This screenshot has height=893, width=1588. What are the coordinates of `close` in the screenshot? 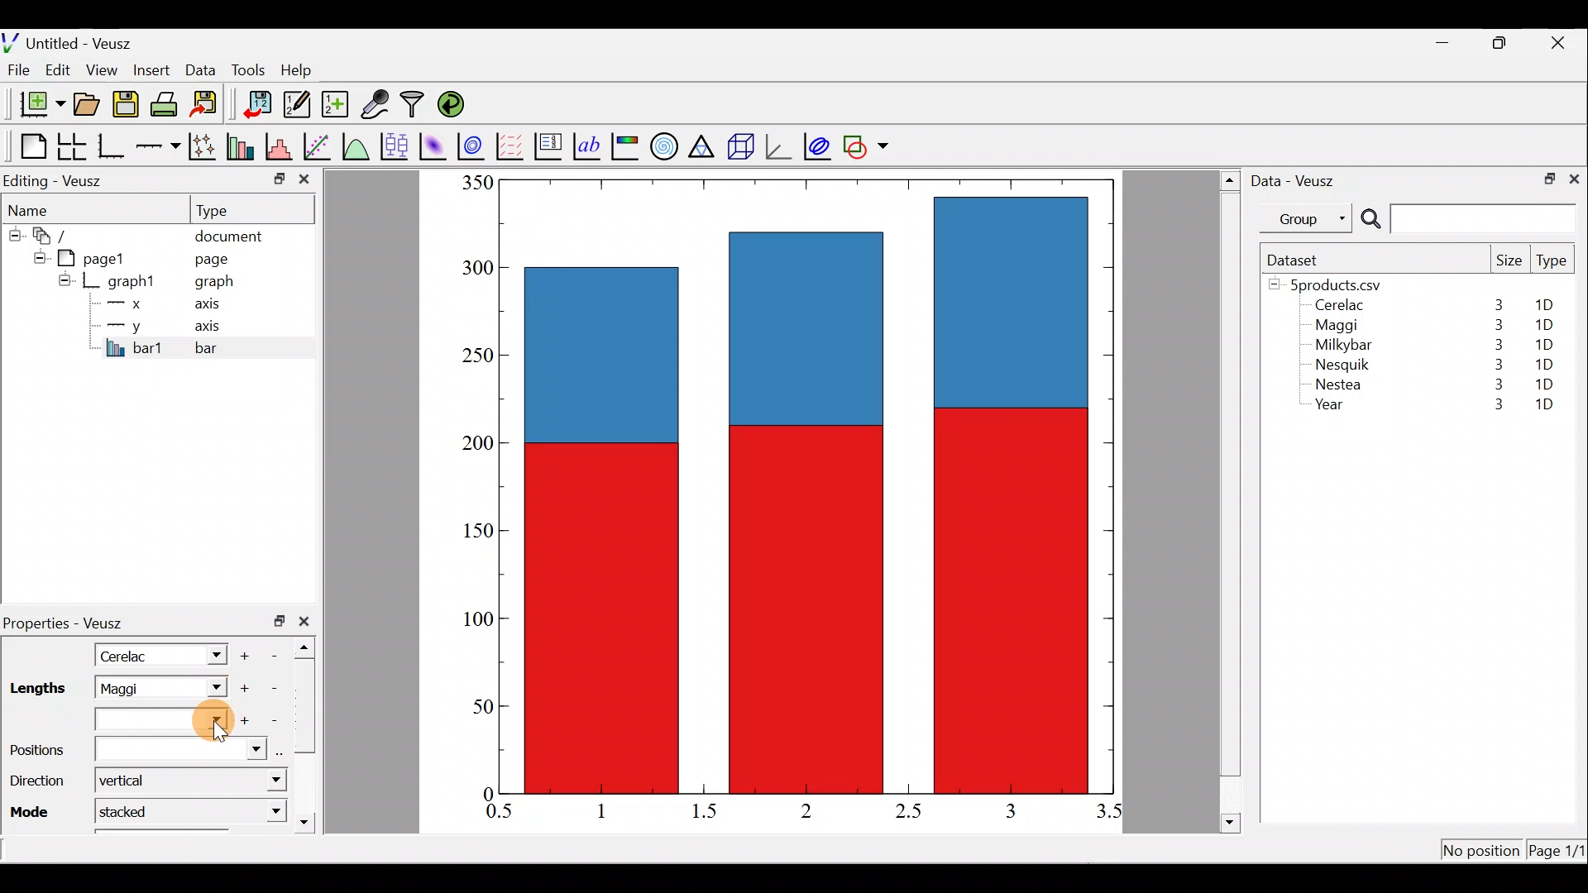 It's located at (1574, 178).